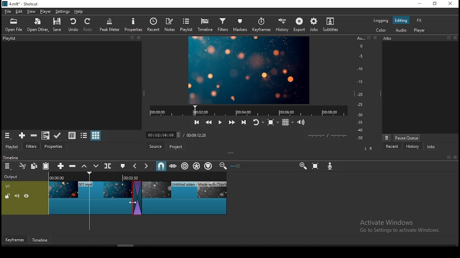 This screenshot has width=460, height=258. What do you see at coordinates (133, 202) in the screenshot?
I see `mouse pointer` at bounding box center [133, 202].